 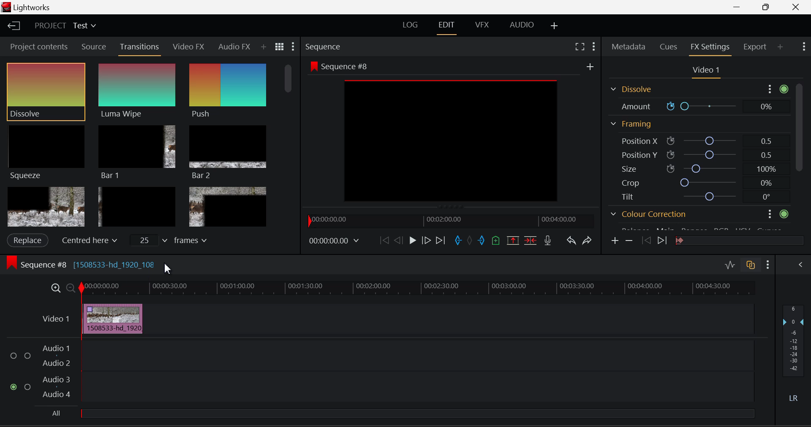 What do you see at coordinates (416, 388) in the screenshot?
I see `Audio Input Field` at bounding box center [416, 388].